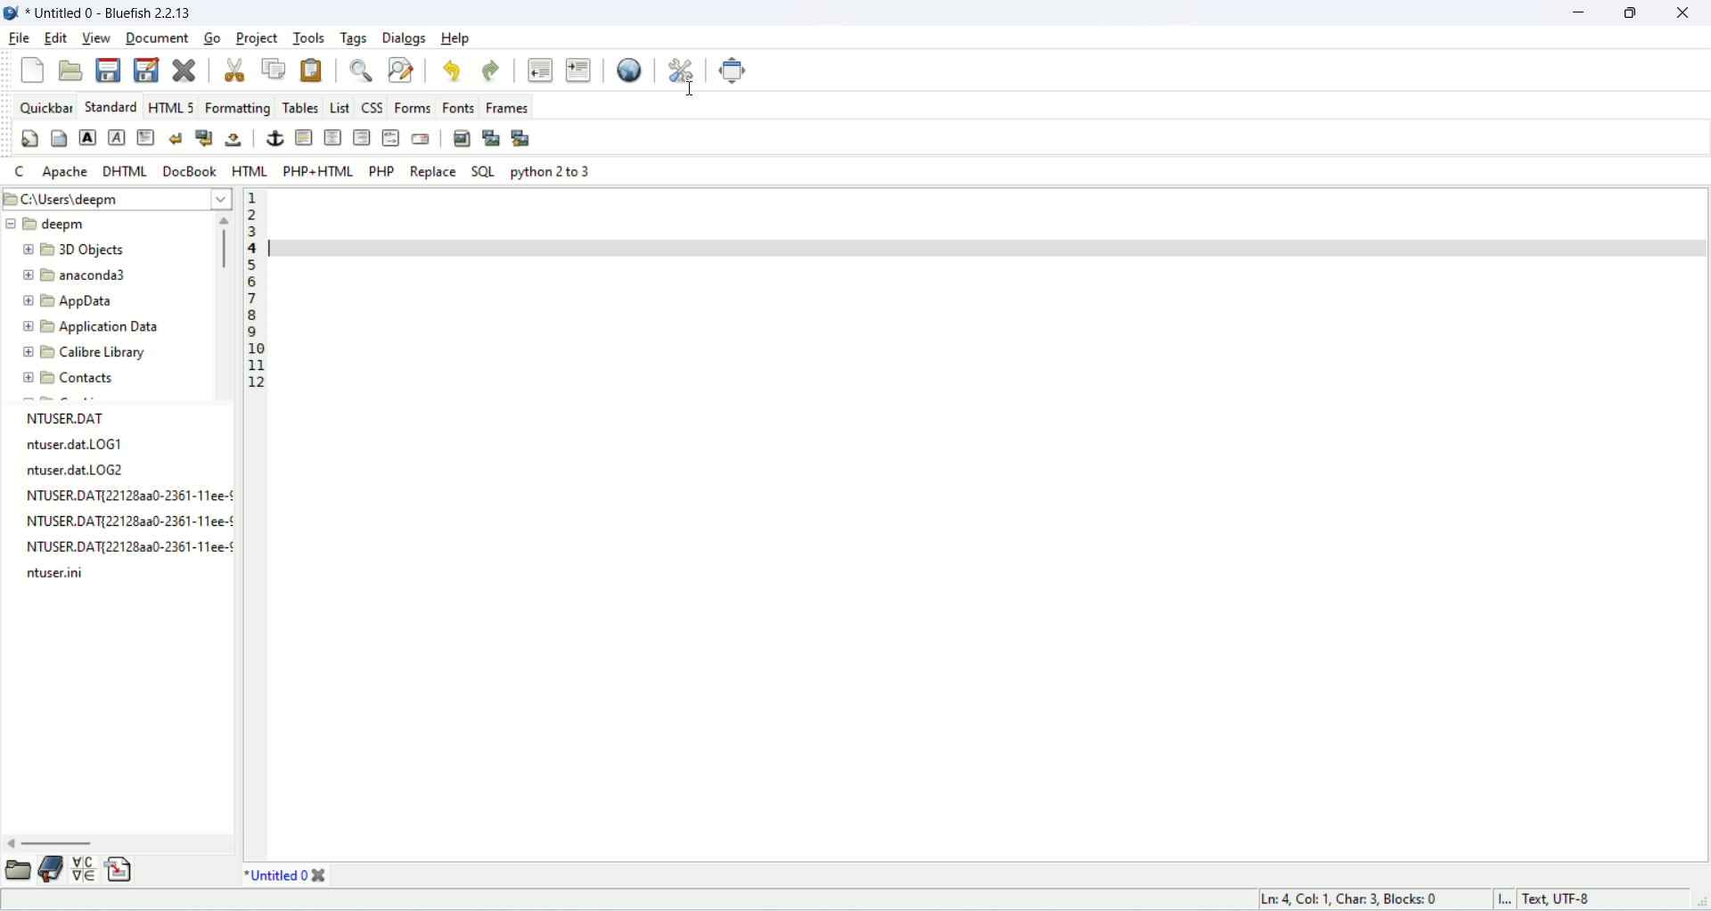  Describe the element at coordinates (67, 171) in the screenshot. I see `apache` at that location.